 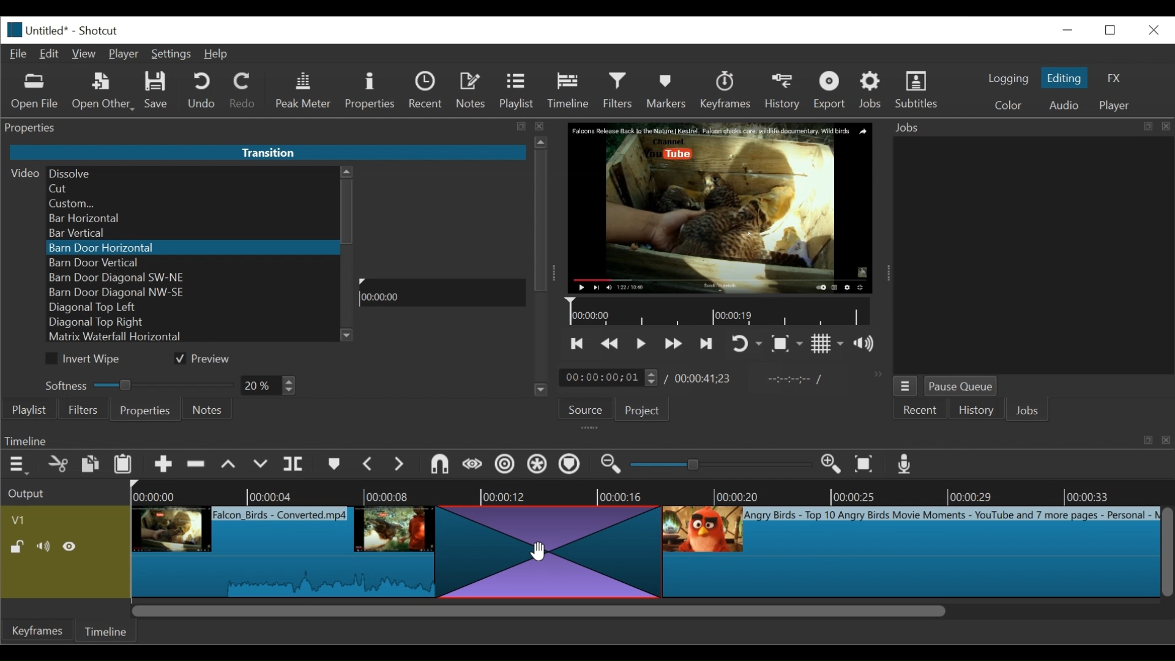 I want to click on Hide, so click(x=72, y=546).